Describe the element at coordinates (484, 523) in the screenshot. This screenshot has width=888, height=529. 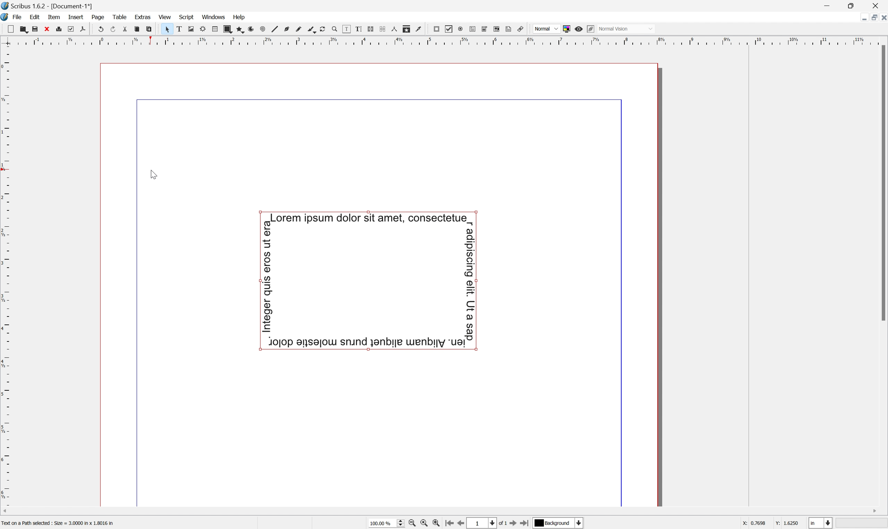
I see `Select the current page` at that location.